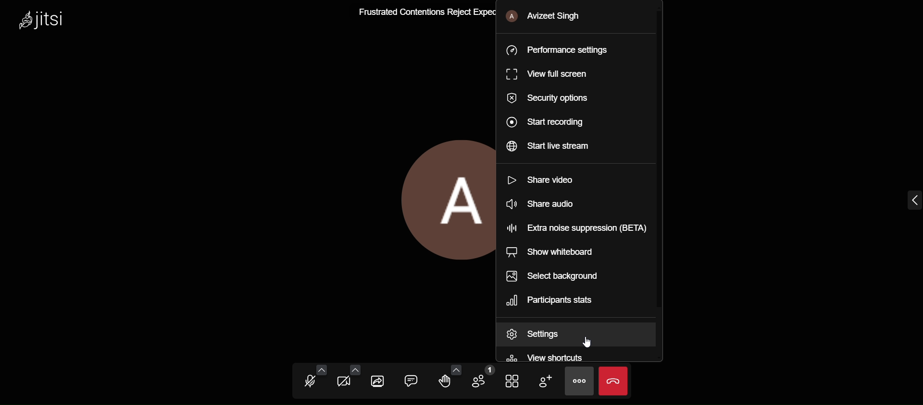  Describe the element at coordinates (355, 365) in the screenshot. I see `video setting` at that location.